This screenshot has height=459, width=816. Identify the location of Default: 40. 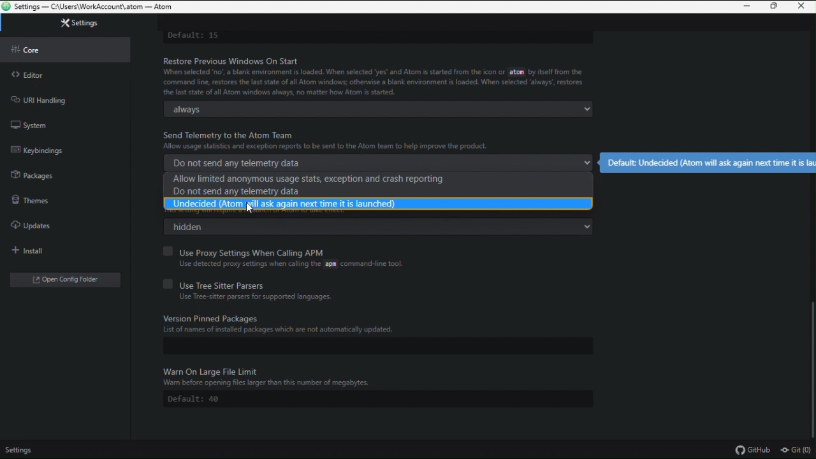
(196, 400).